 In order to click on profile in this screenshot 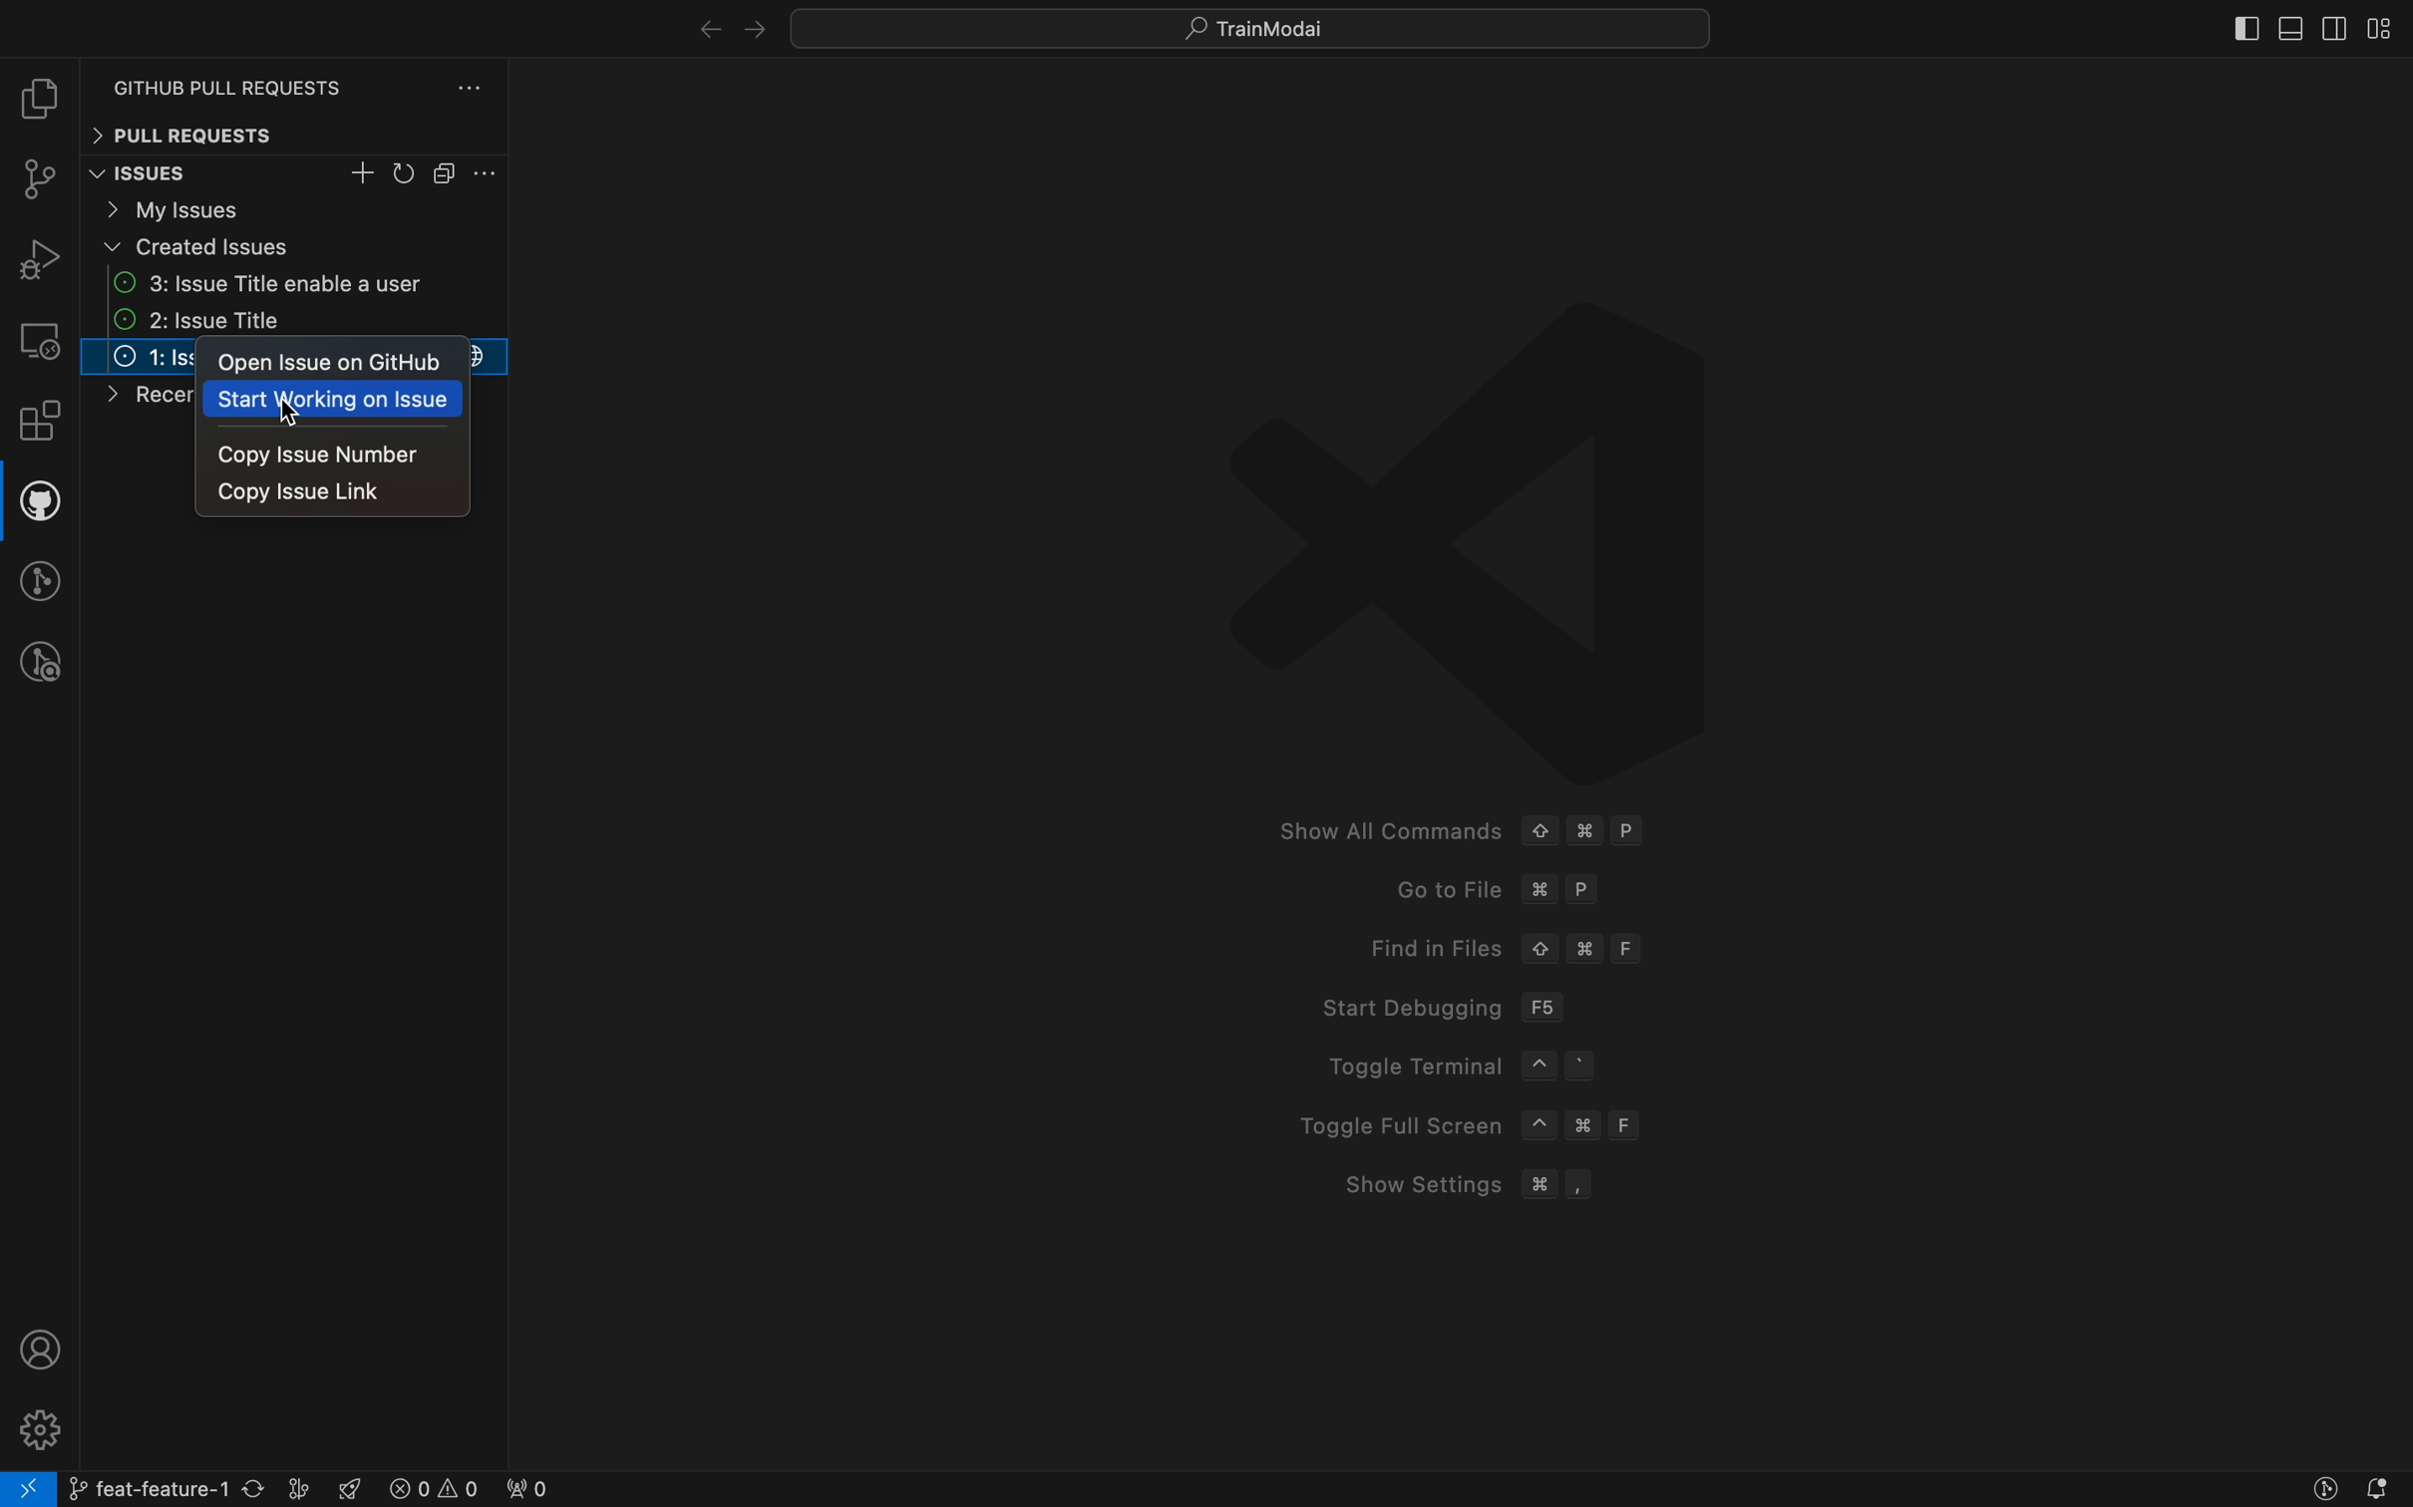, I will do `click(34, 1350)`.